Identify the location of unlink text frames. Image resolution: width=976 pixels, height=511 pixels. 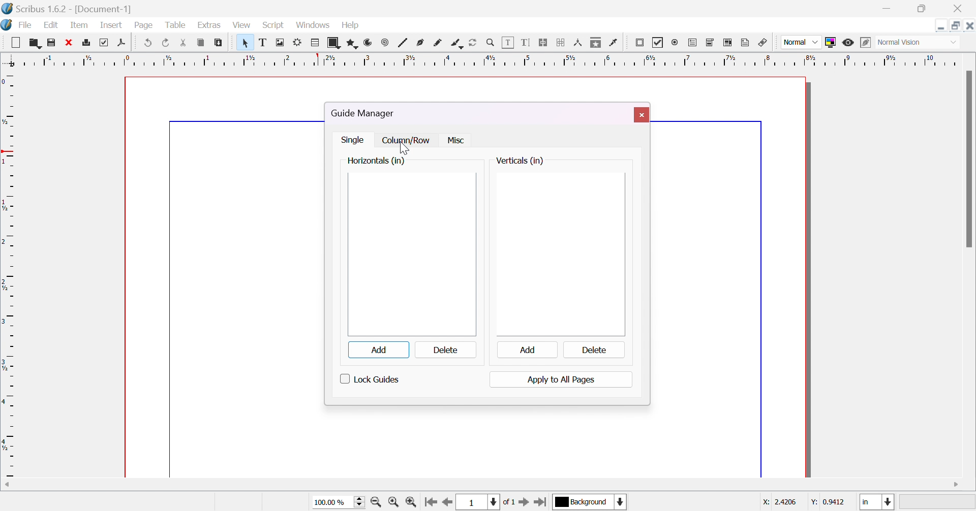
(561, 43).